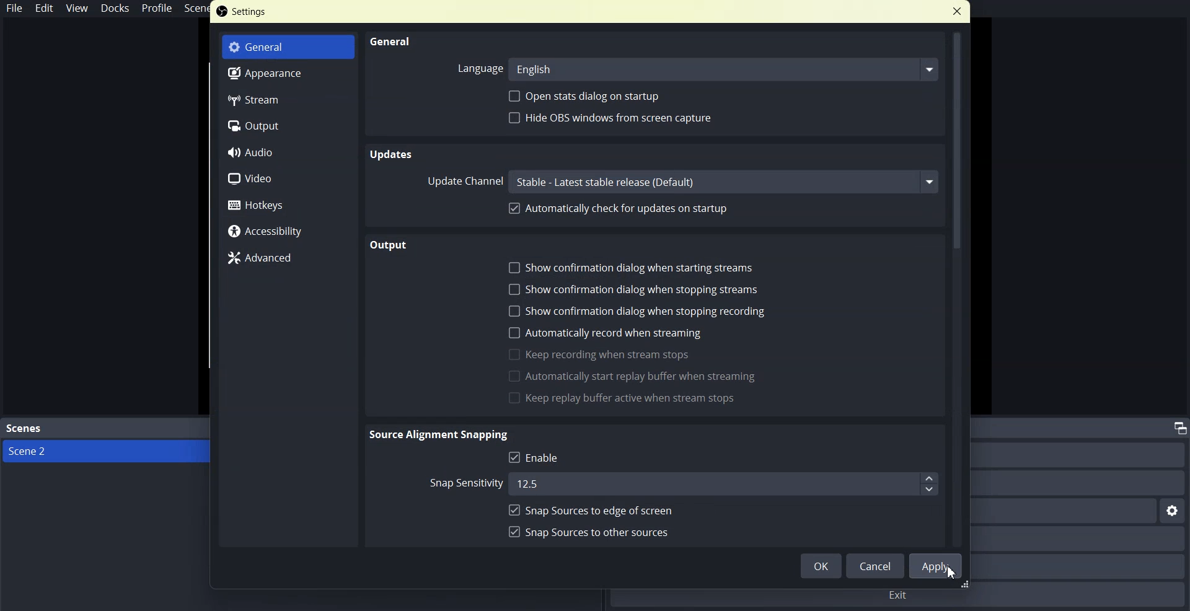 The width and height of the screenshot is (1190, 611). I want to click on Docks, so click(115, 8).